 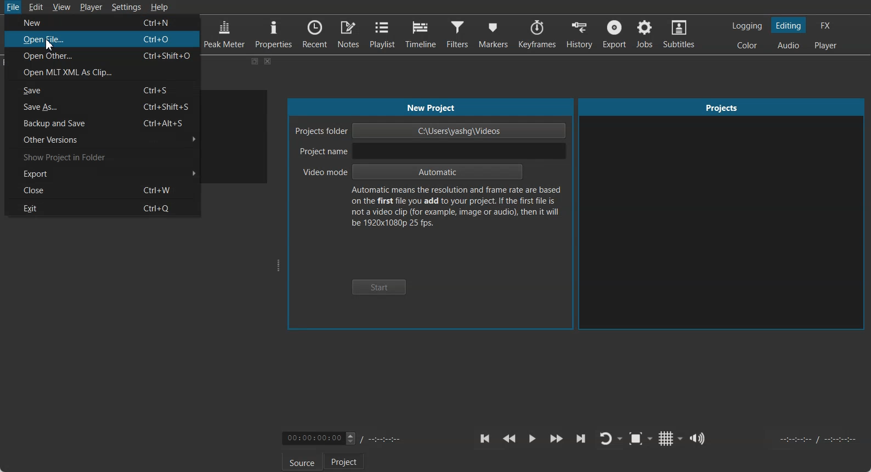 I want to click on Toggle Zoom, so click(x=637, y=439).